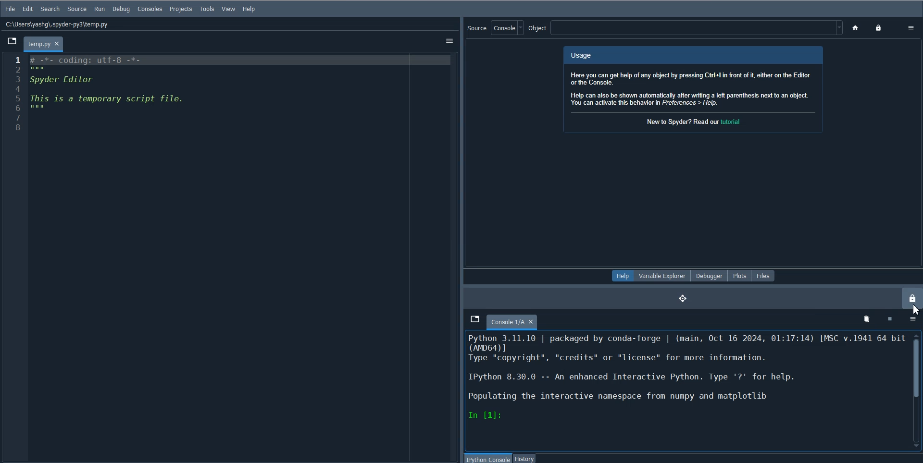  Describe the element at coordinates (736, 121) in the screenshot. I see `hyperlink for tutorial` at that location.